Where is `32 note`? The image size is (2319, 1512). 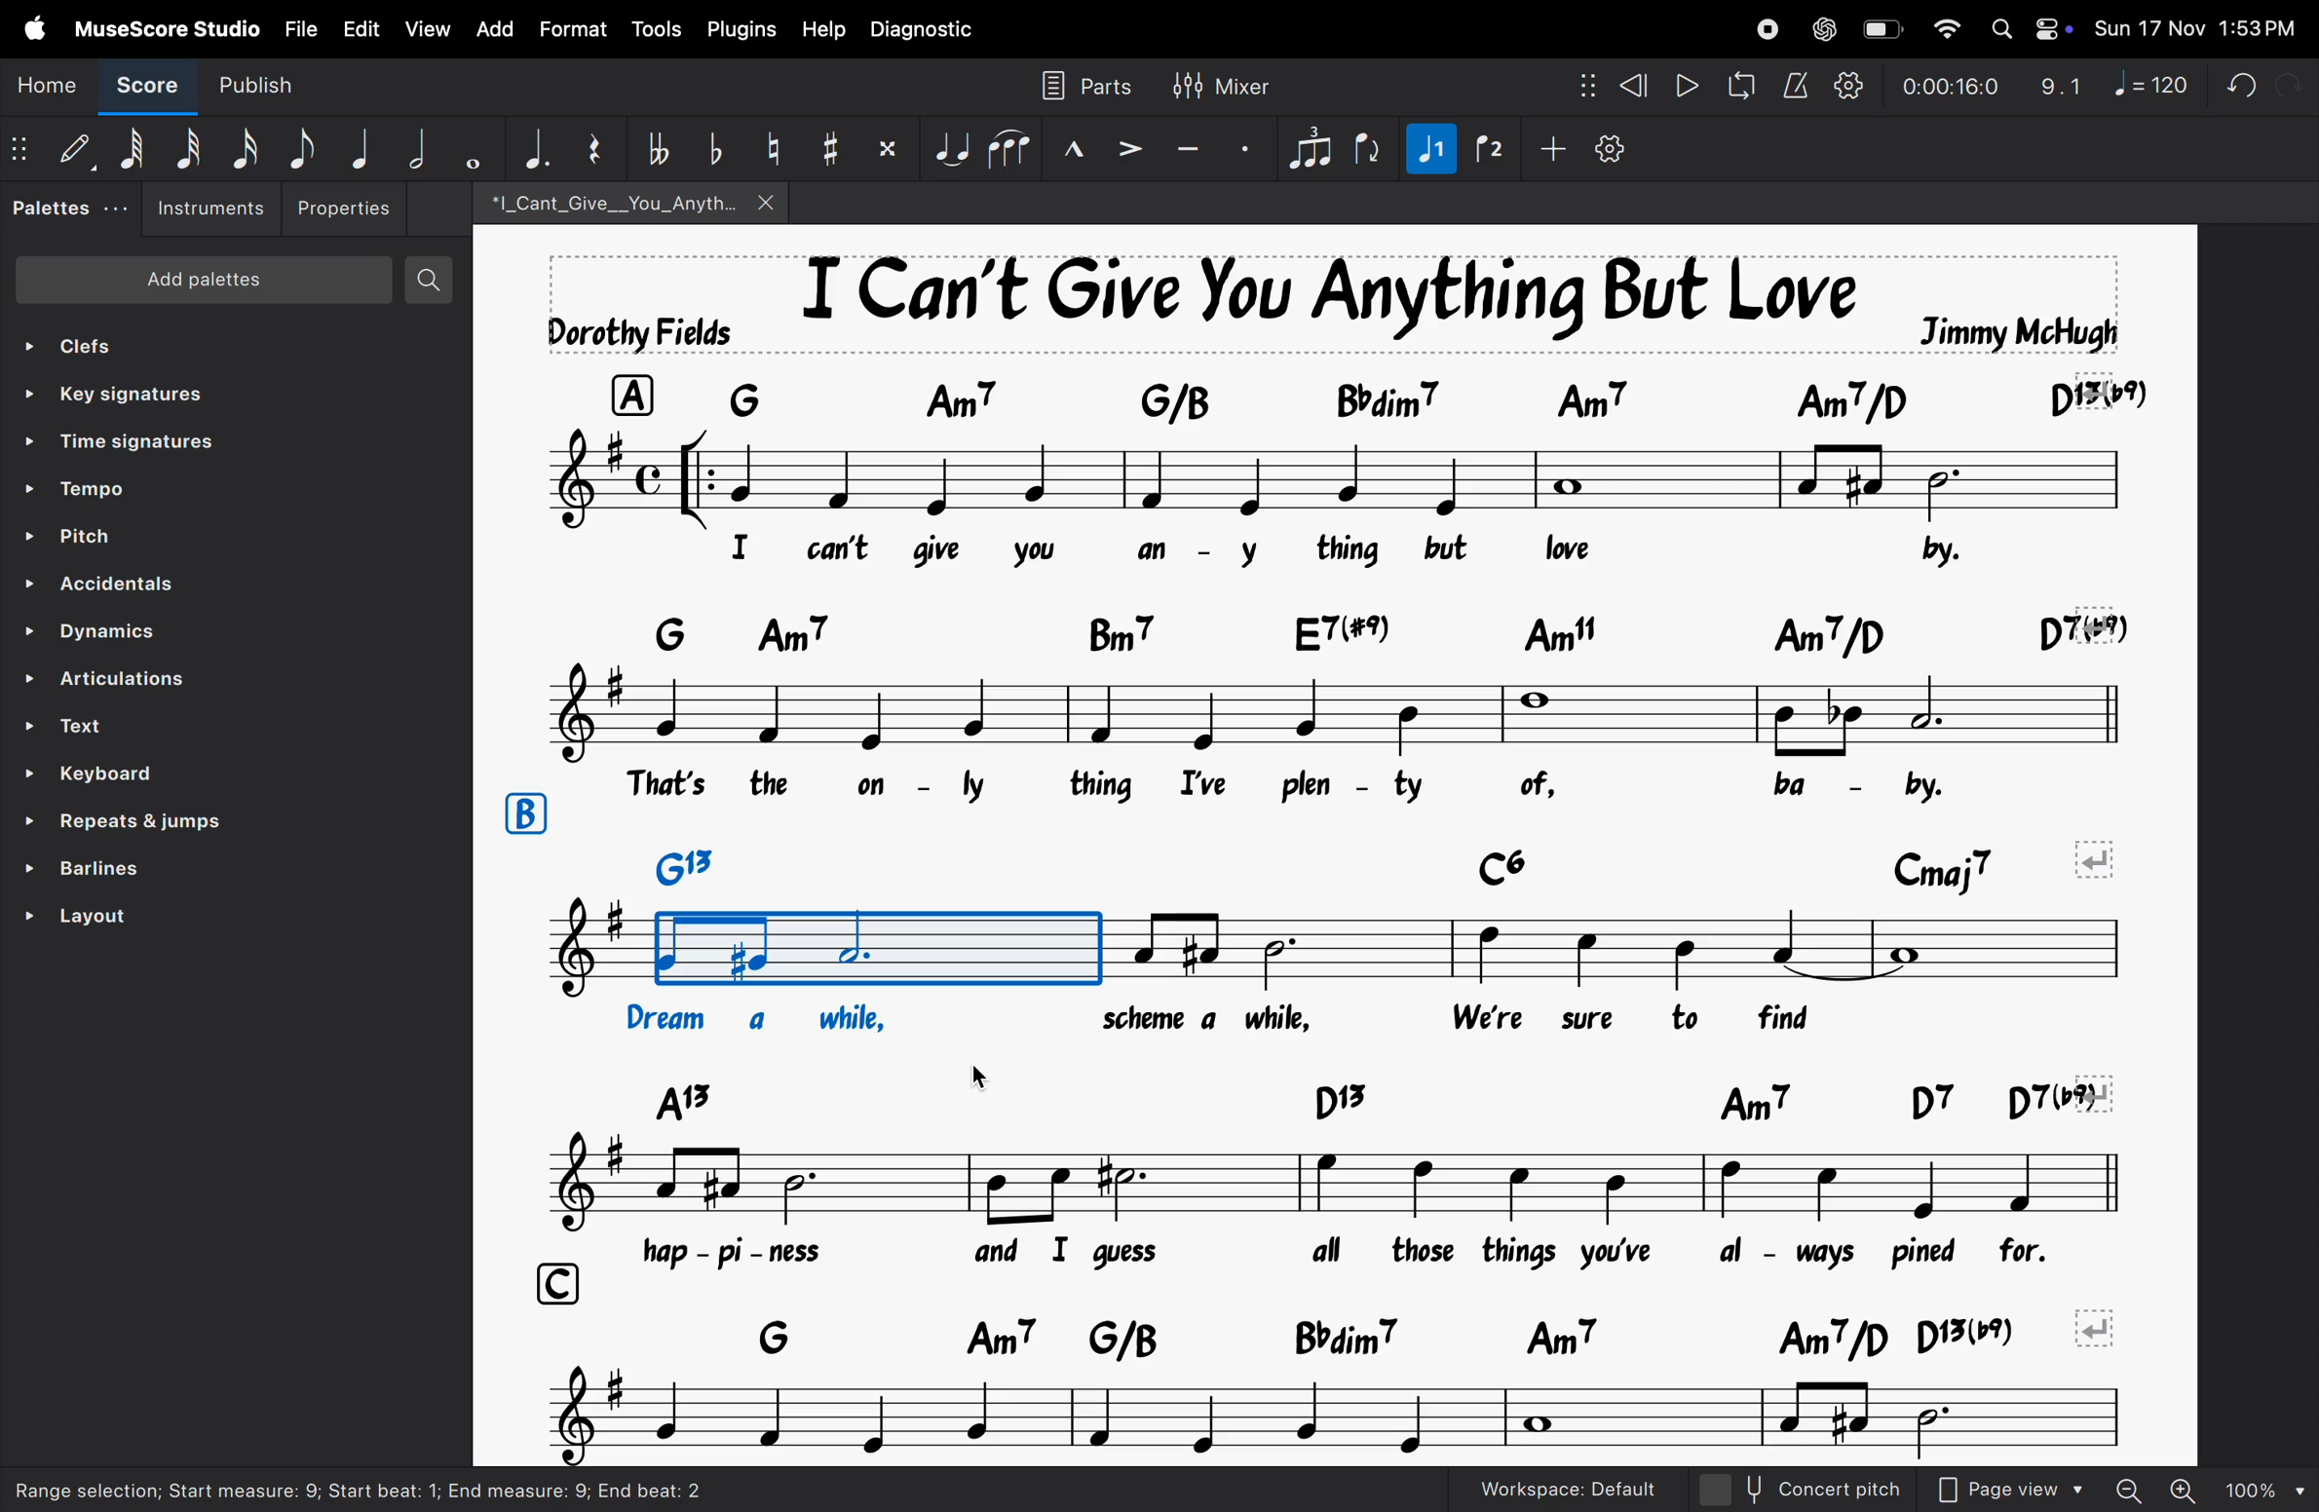
32 note is located at coordinates (189, 151).